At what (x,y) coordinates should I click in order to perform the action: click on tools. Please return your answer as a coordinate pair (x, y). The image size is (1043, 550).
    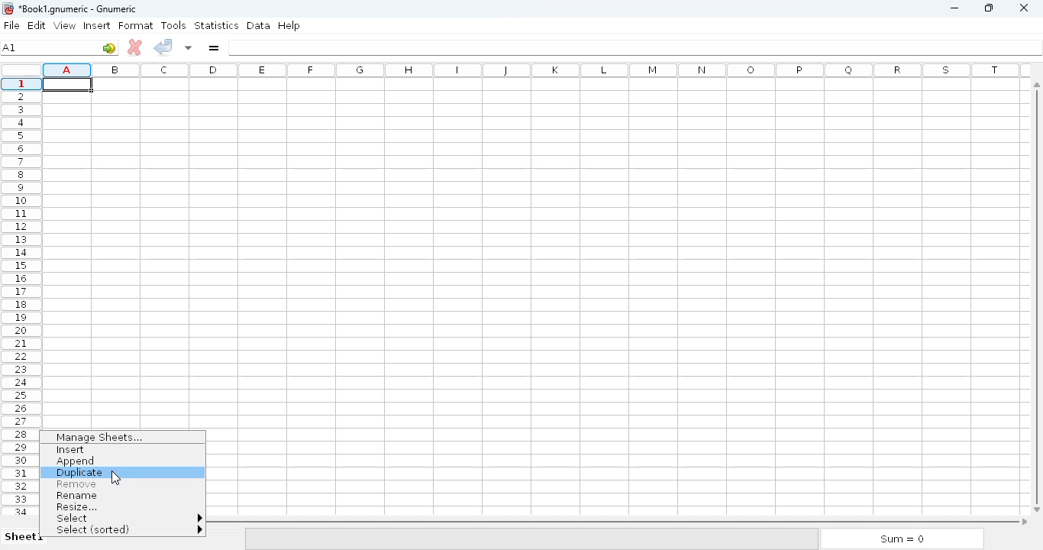
    Looking at the image, I should click on (174, 25).